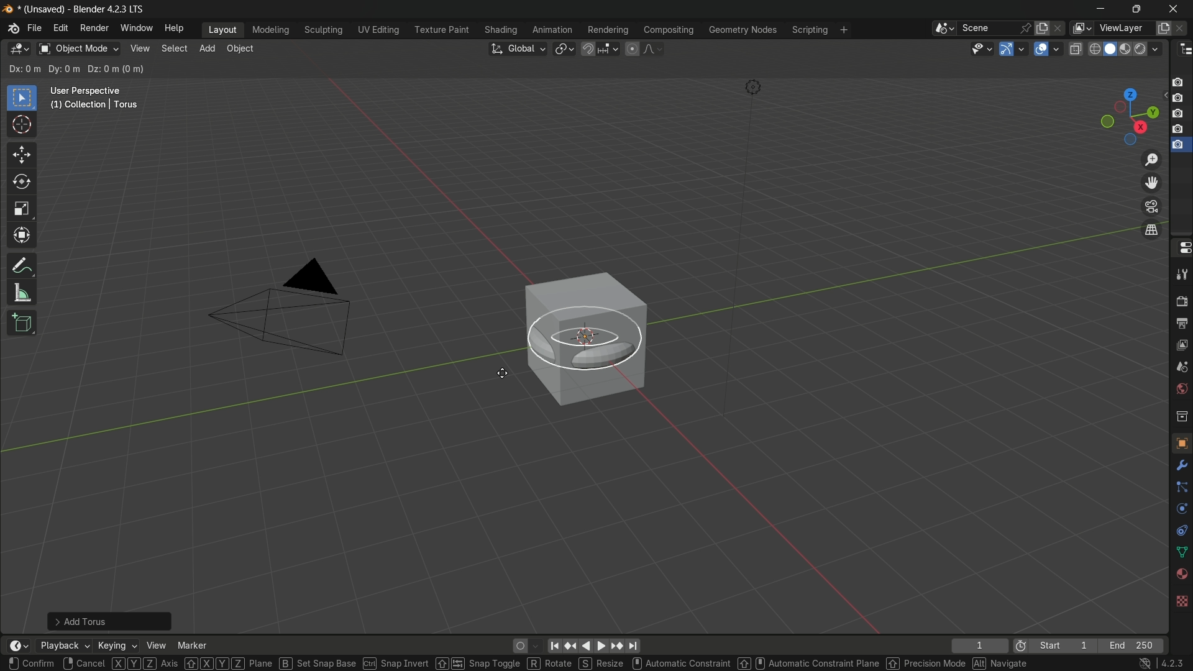 The height and width of the screenshot is (671, 1193). Describe the element at coordinates (1177, 9) in the screenshot. I see `close app` at that location.